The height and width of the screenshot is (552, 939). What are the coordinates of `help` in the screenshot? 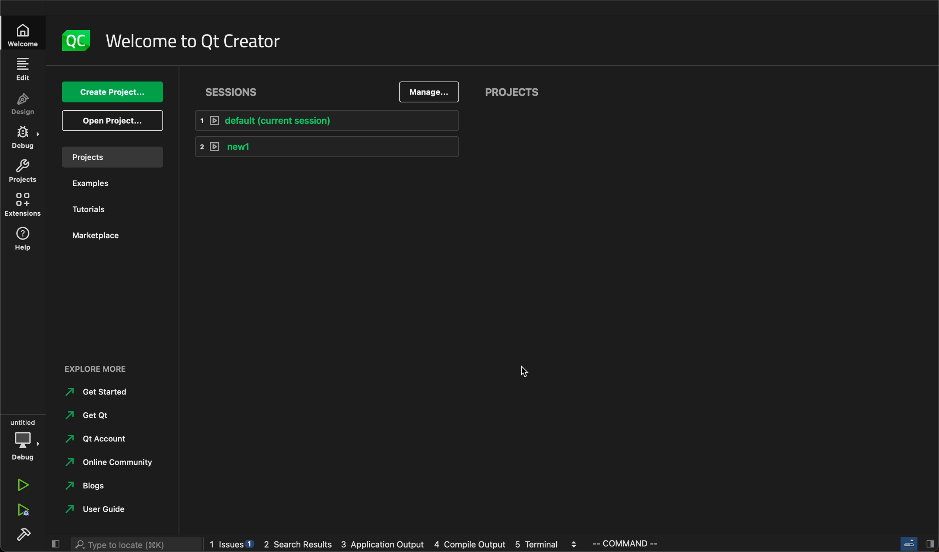 It's located at (23, 240).